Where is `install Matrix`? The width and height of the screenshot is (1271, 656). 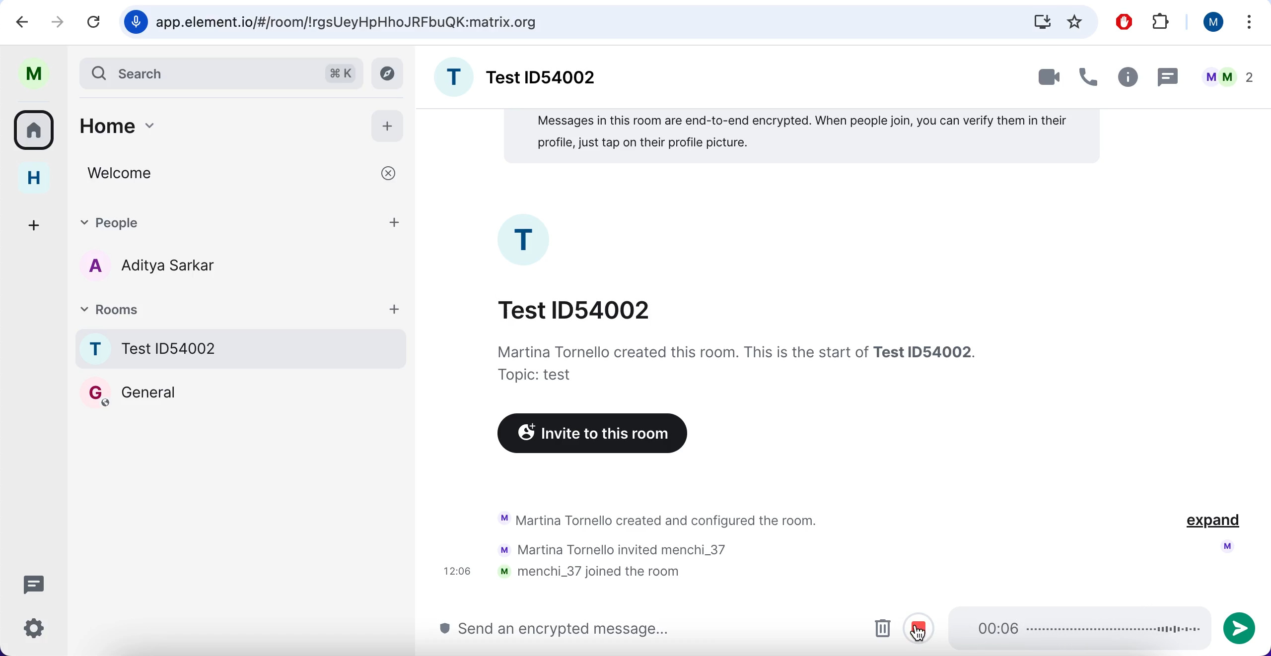 install Matrix is located at coordinates (1042, 21).